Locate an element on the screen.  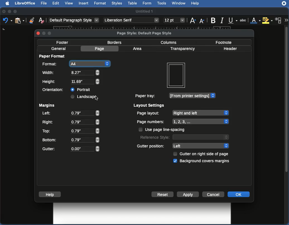
Window is located at coordinates (180, 3).